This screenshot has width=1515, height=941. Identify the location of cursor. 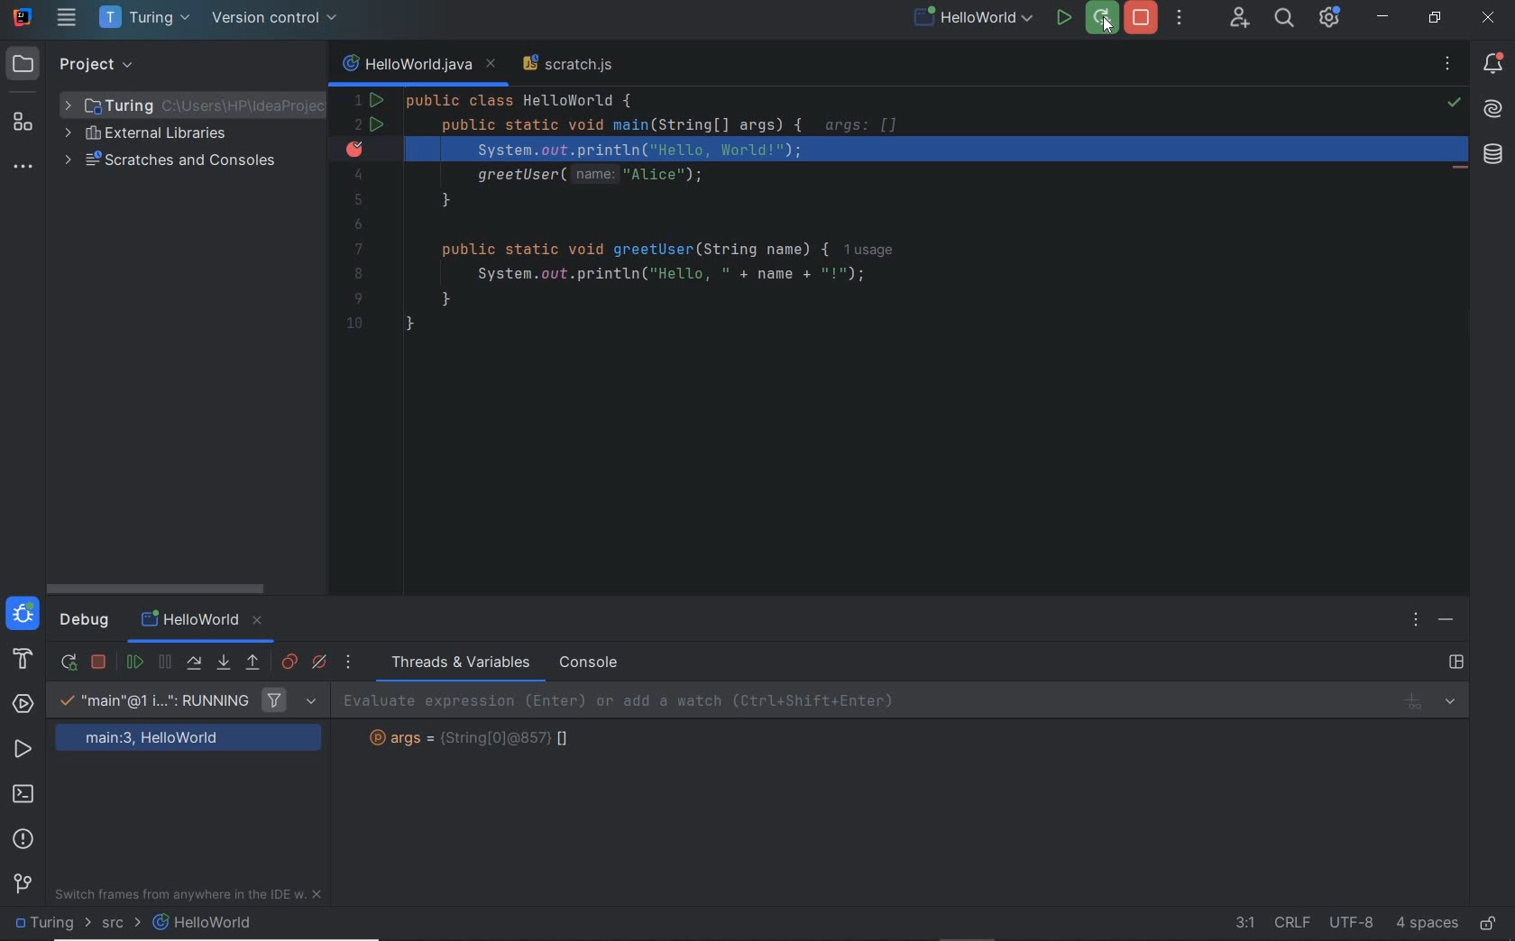
(1107, 28).